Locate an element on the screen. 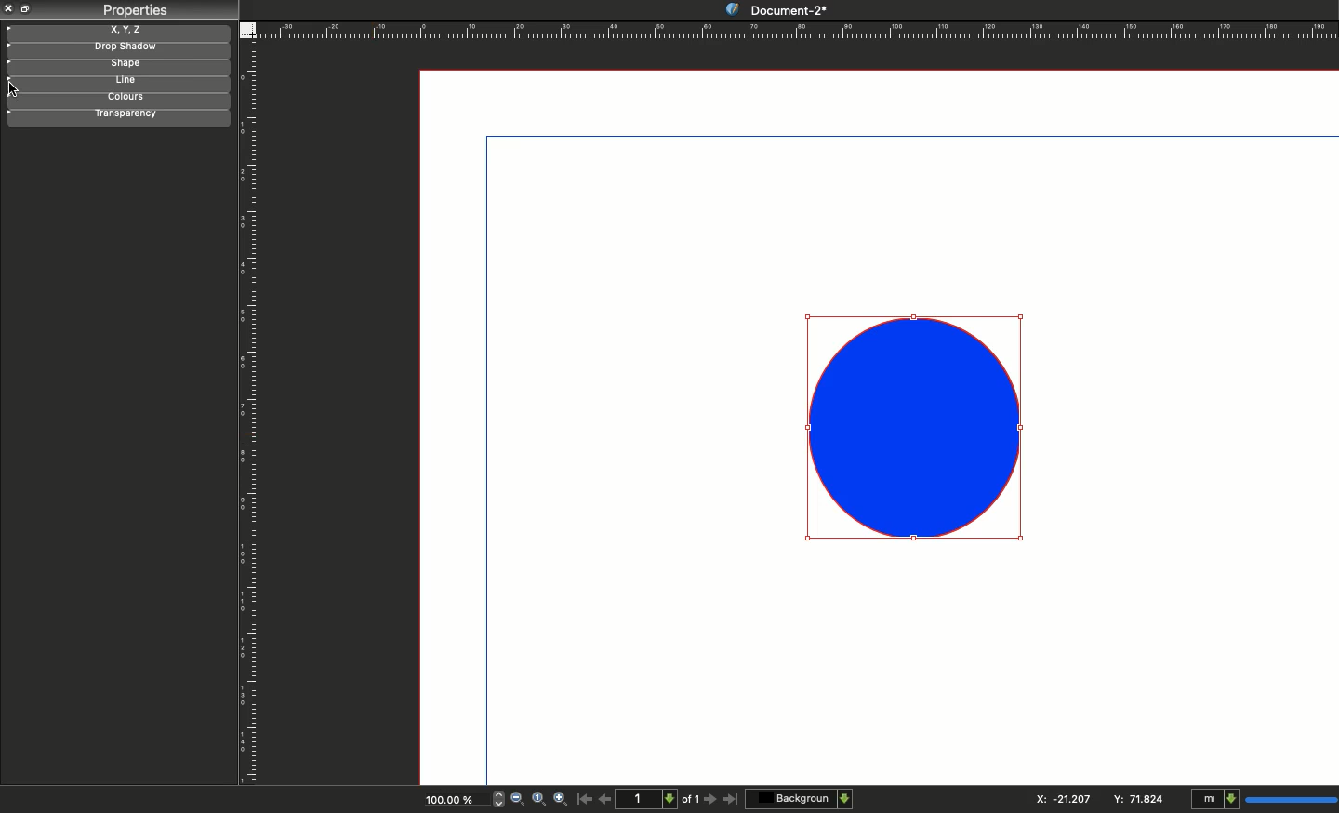 The width and height of the screenshot is (1339, 813). Background is located at coordinates (801, 798).